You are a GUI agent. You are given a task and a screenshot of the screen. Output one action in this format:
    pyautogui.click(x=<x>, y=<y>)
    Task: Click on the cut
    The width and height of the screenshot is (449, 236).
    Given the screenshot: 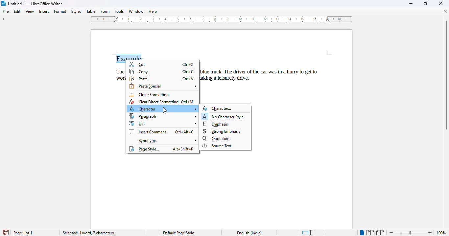 What is the action you would take?
    pyautogui.click(x=138, y=64)
    